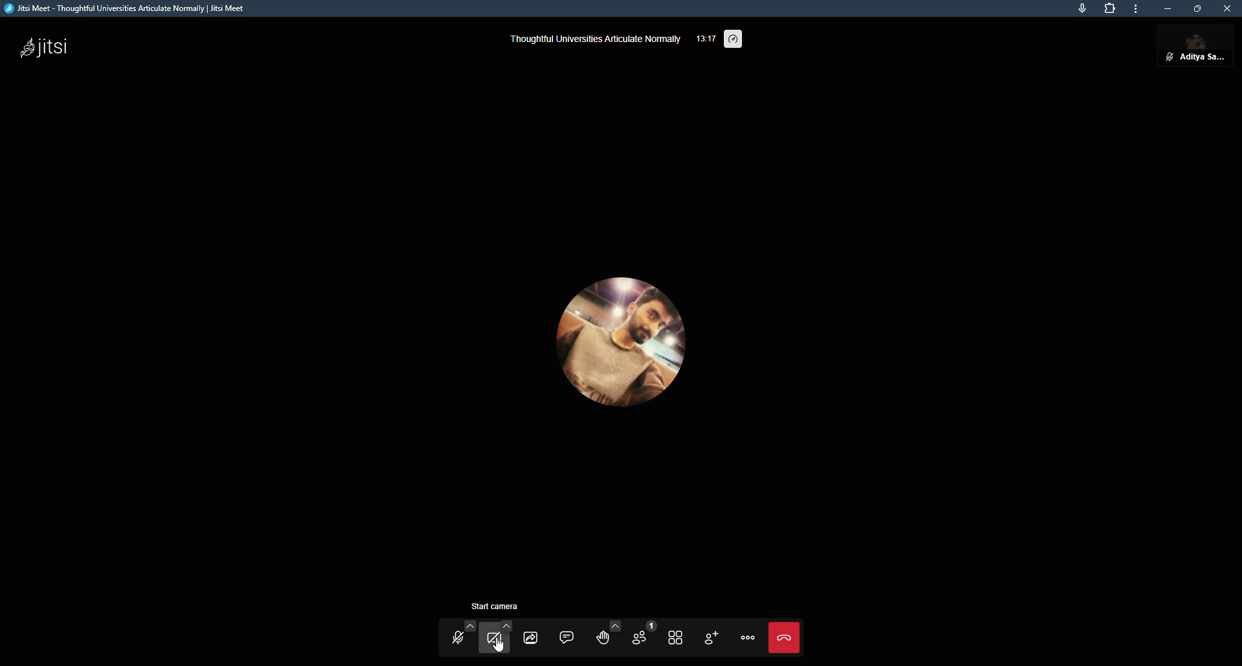 The height and width of the screenshot is (666, 1242). What do you see at coordinates (747, 637) in the screenshot?
I see `more actions` at bounding box center [747, 637].